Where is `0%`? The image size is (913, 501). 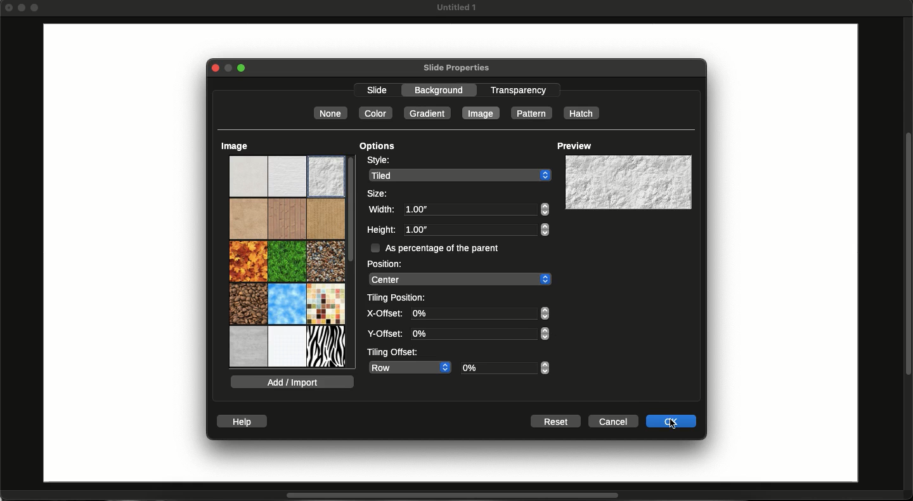 0% is located at coordinates (480, 334).